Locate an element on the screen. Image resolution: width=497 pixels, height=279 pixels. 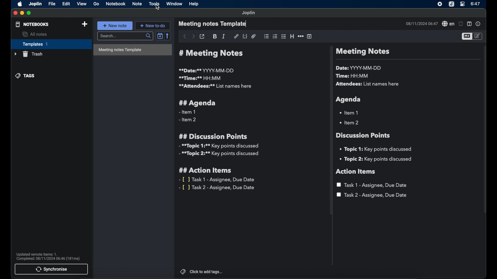
back is located at coordinates (184, 36).